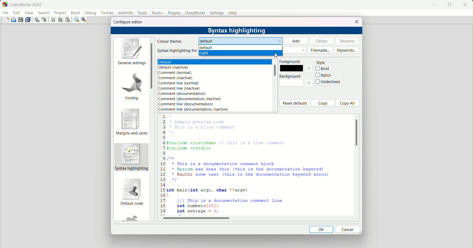 The image size is (473, 248). What do you see at coordinates (322, 63) in the screenshot?
I see `style` at bounding box center [322, 63].